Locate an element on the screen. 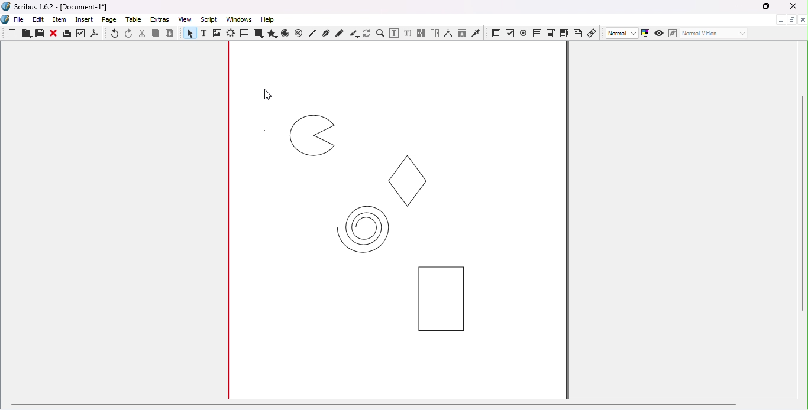 This screenshot has width=808, height=410. Close is located at coordinates (791, 7).